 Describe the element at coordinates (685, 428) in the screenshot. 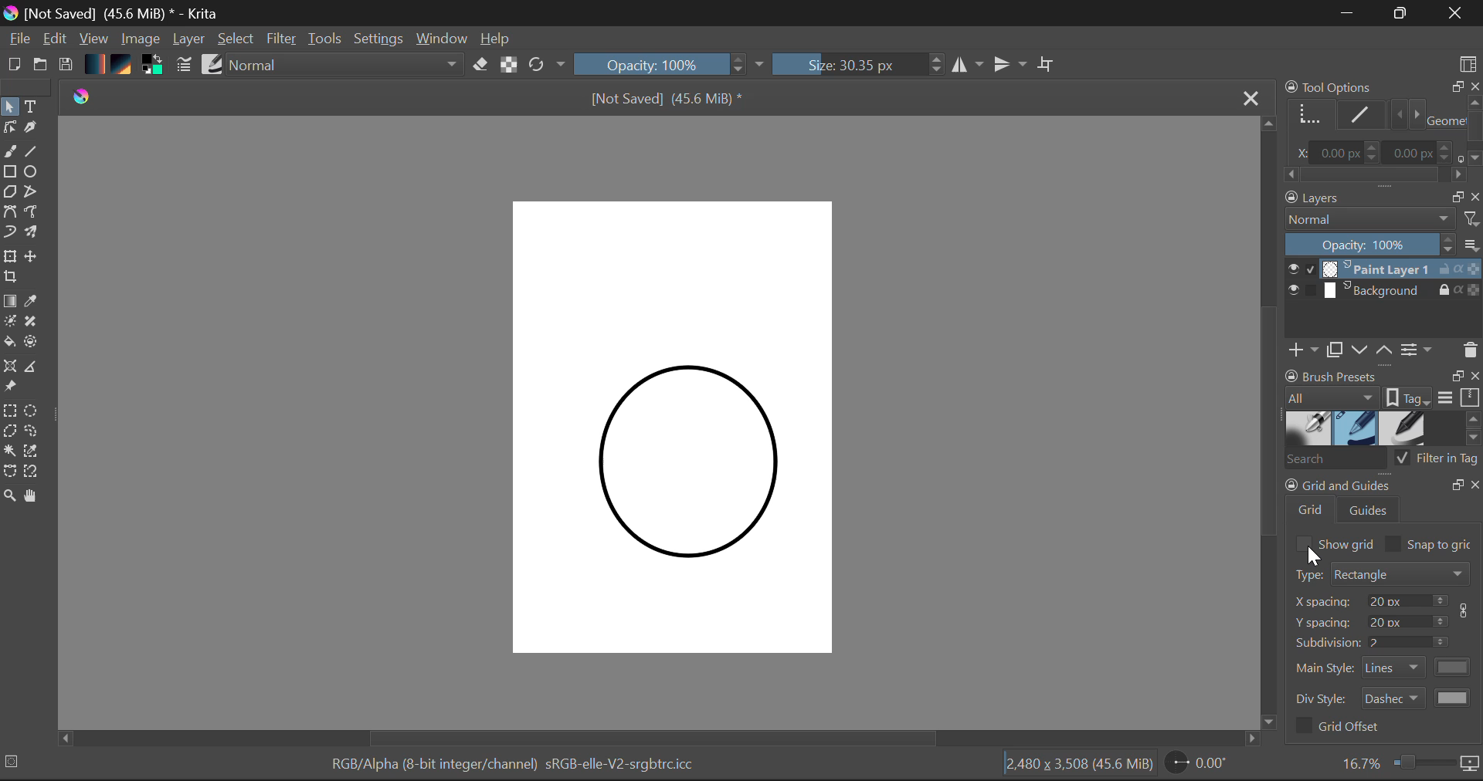

I see `Document Workspace` at that location.